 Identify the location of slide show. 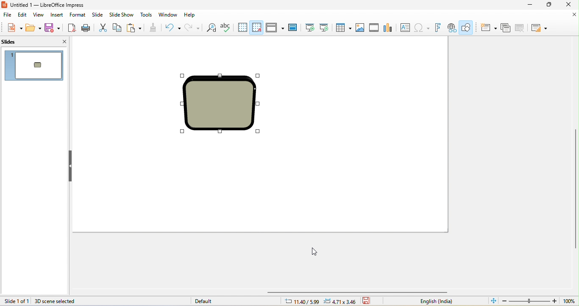
(122, 14).